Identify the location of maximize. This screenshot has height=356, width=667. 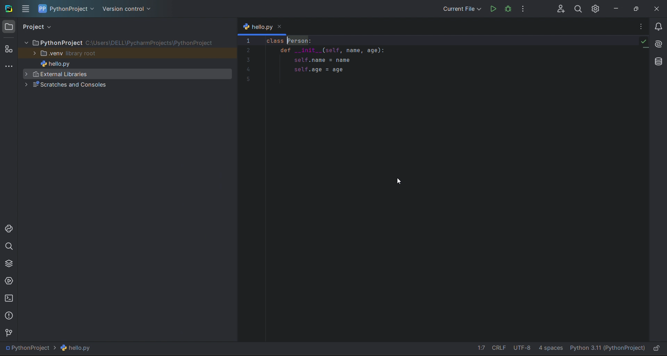
(636, 8).